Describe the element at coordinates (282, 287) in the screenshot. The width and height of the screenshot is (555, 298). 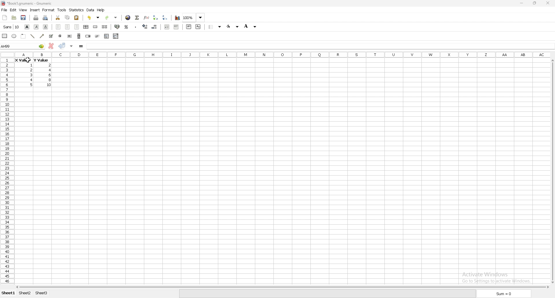
I see `scroll bar` at that location.